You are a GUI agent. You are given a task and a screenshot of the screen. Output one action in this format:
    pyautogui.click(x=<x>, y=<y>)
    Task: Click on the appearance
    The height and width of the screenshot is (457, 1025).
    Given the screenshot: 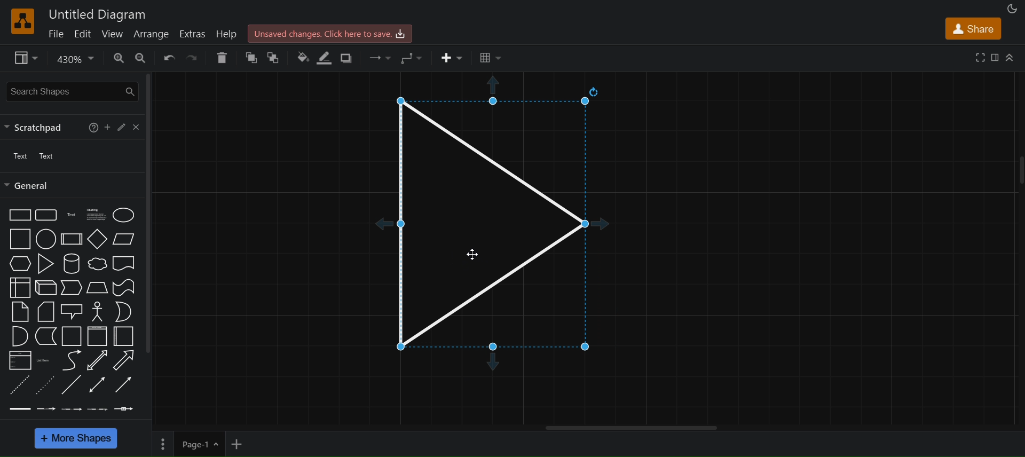 What is the action you would take?
    pyautogui.click(x=1011, y=8)
    